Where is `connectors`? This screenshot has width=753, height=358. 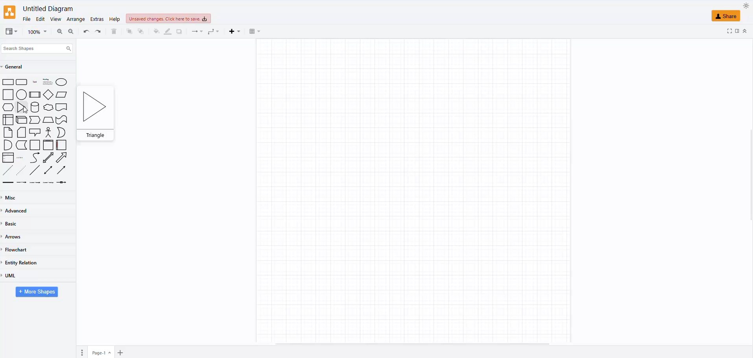 connectors is located at coordinates (194, 32).